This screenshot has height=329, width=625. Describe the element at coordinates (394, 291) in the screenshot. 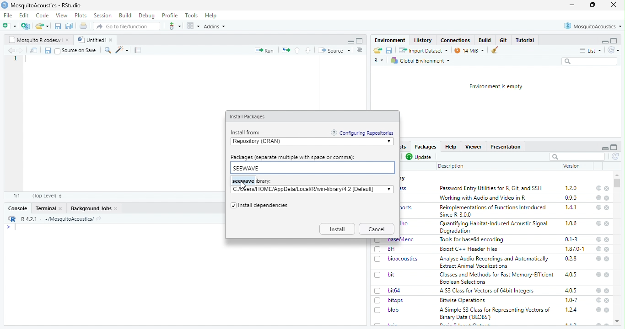

I see `bit64` at that location.